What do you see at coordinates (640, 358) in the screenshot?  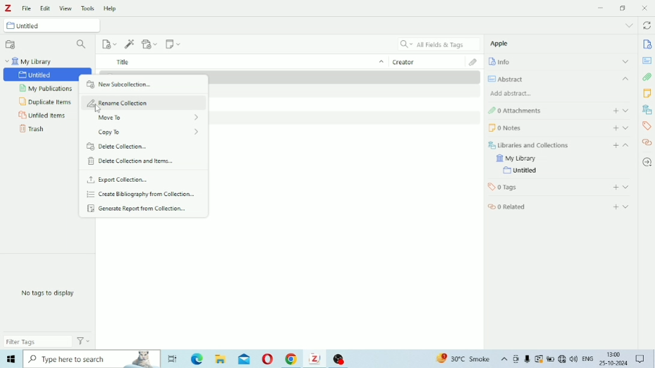 I see `` at bounding box center [640, 358].